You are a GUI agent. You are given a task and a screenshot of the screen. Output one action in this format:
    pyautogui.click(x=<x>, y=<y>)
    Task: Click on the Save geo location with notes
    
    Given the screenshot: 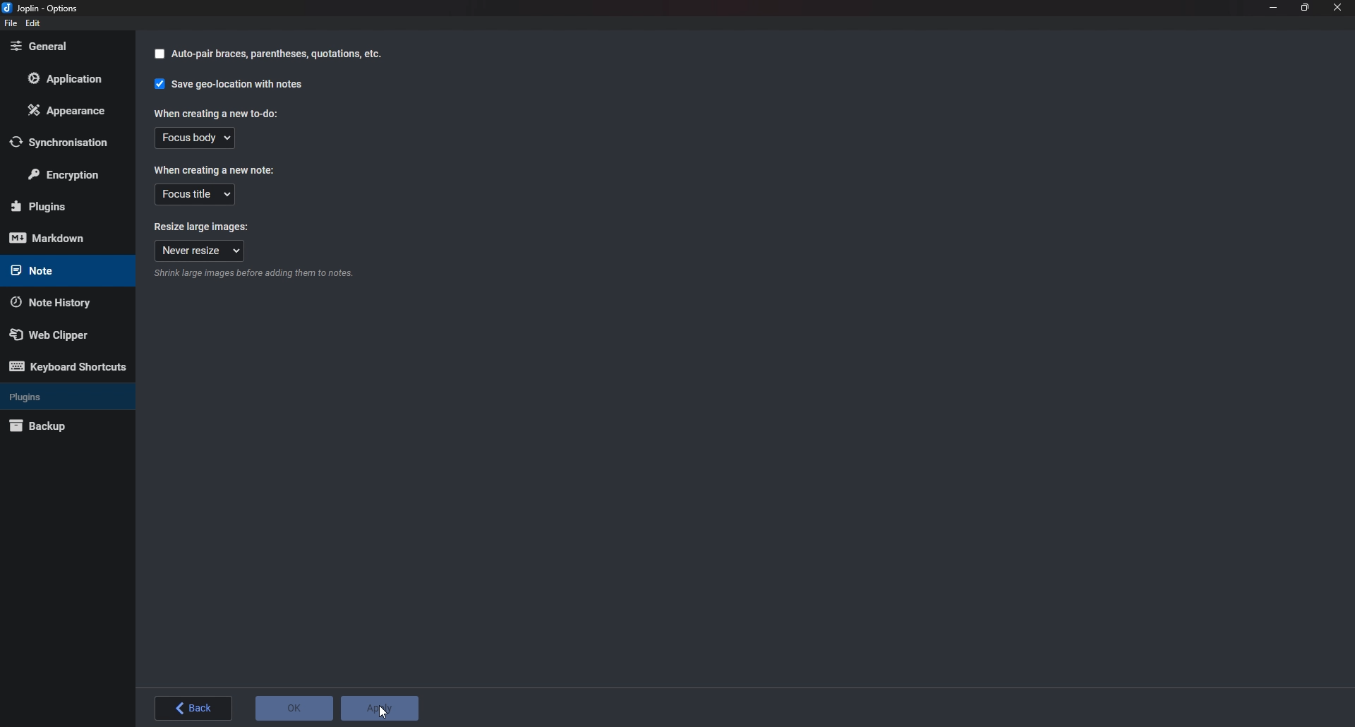 What is the action you would take?
    pyautogui.click(x=231, y=85)
    